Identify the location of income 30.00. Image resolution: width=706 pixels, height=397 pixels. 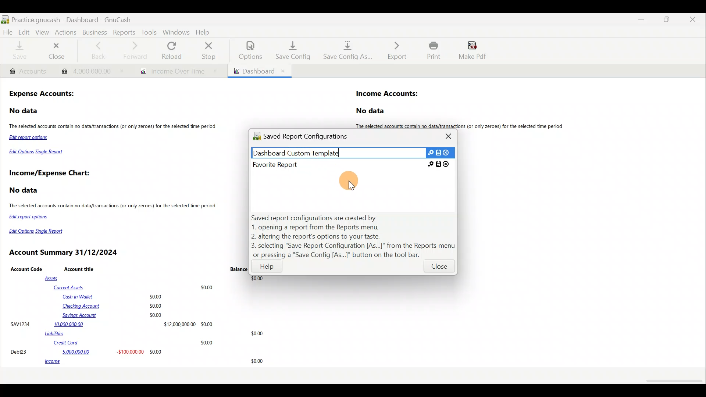
(154, 362).